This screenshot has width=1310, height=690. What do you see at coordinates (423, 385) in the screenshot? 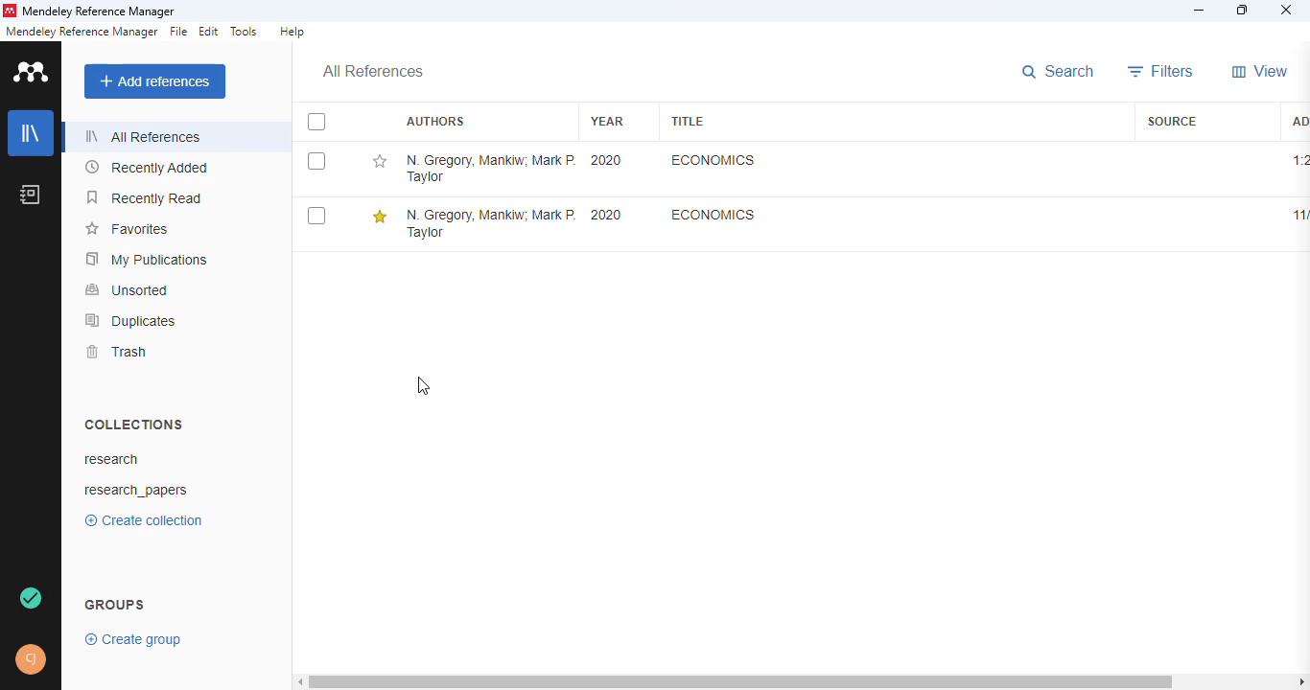
I see `cursor` at bounding box center [423, 385].